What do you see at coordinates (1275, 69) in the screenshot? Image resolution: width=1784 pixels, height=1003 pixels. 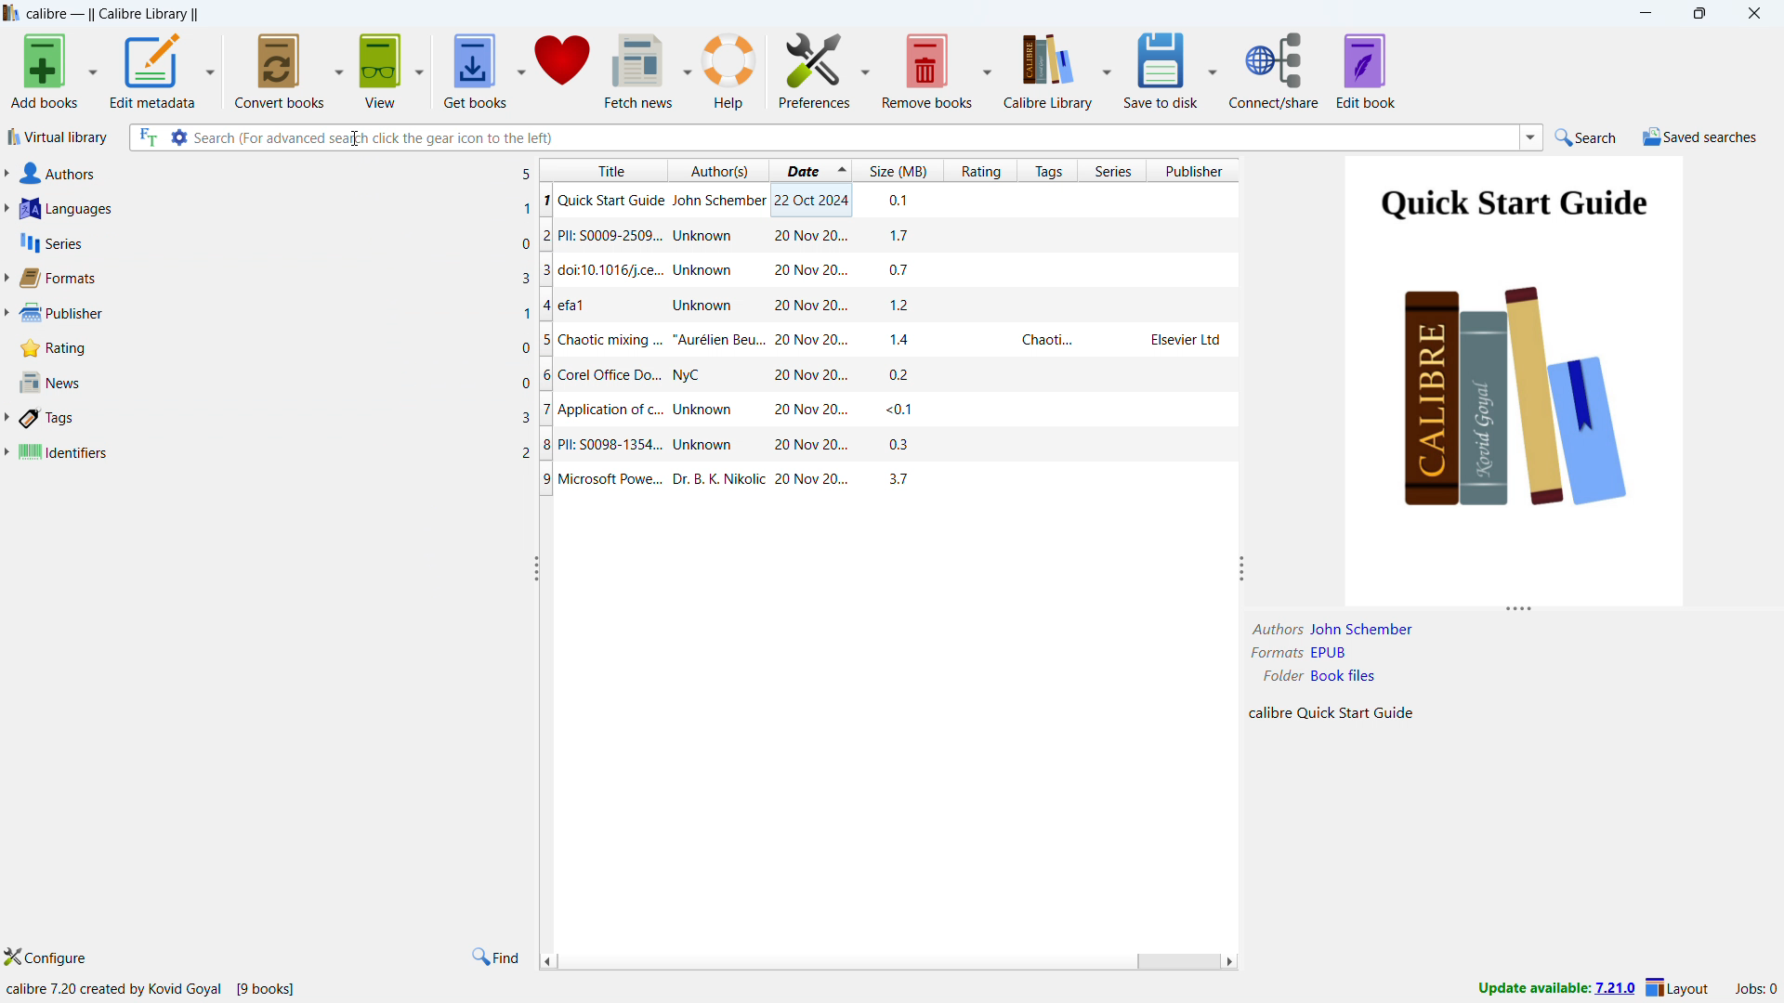 I see `connect/share` at bounding box center [1275, 69].